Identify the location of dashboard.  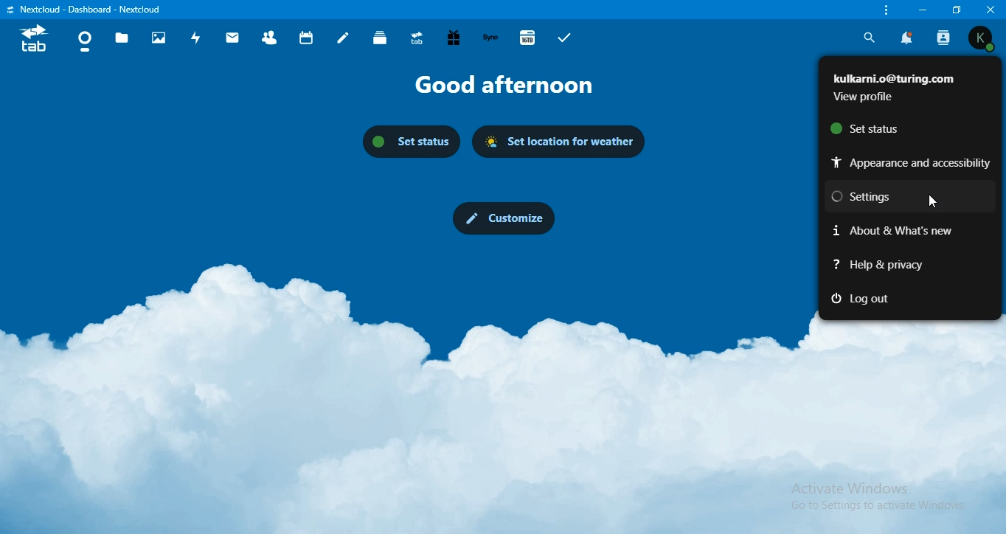
(83, 39).